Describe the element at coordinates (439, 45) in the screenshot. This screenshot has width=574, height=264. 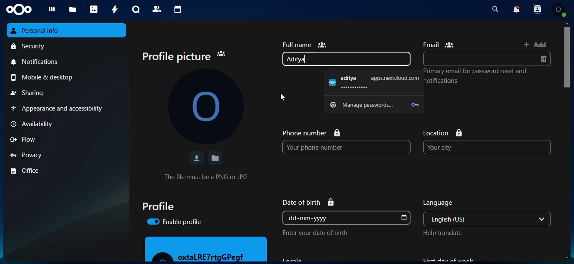
I see `email` at that location.